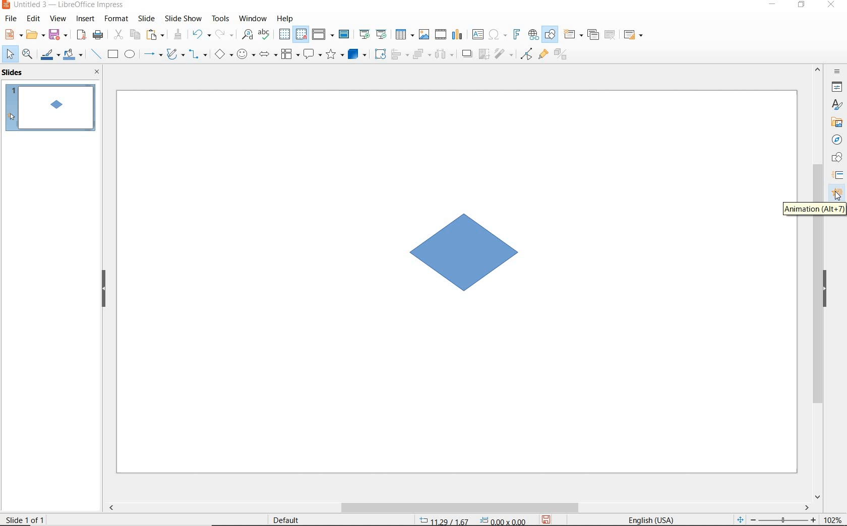 The width and height of the screenshot is (847, 526). What do you see at coordinates (399, 55) in the screenshot?
I see `align objects` at bounding box center [399, 55].